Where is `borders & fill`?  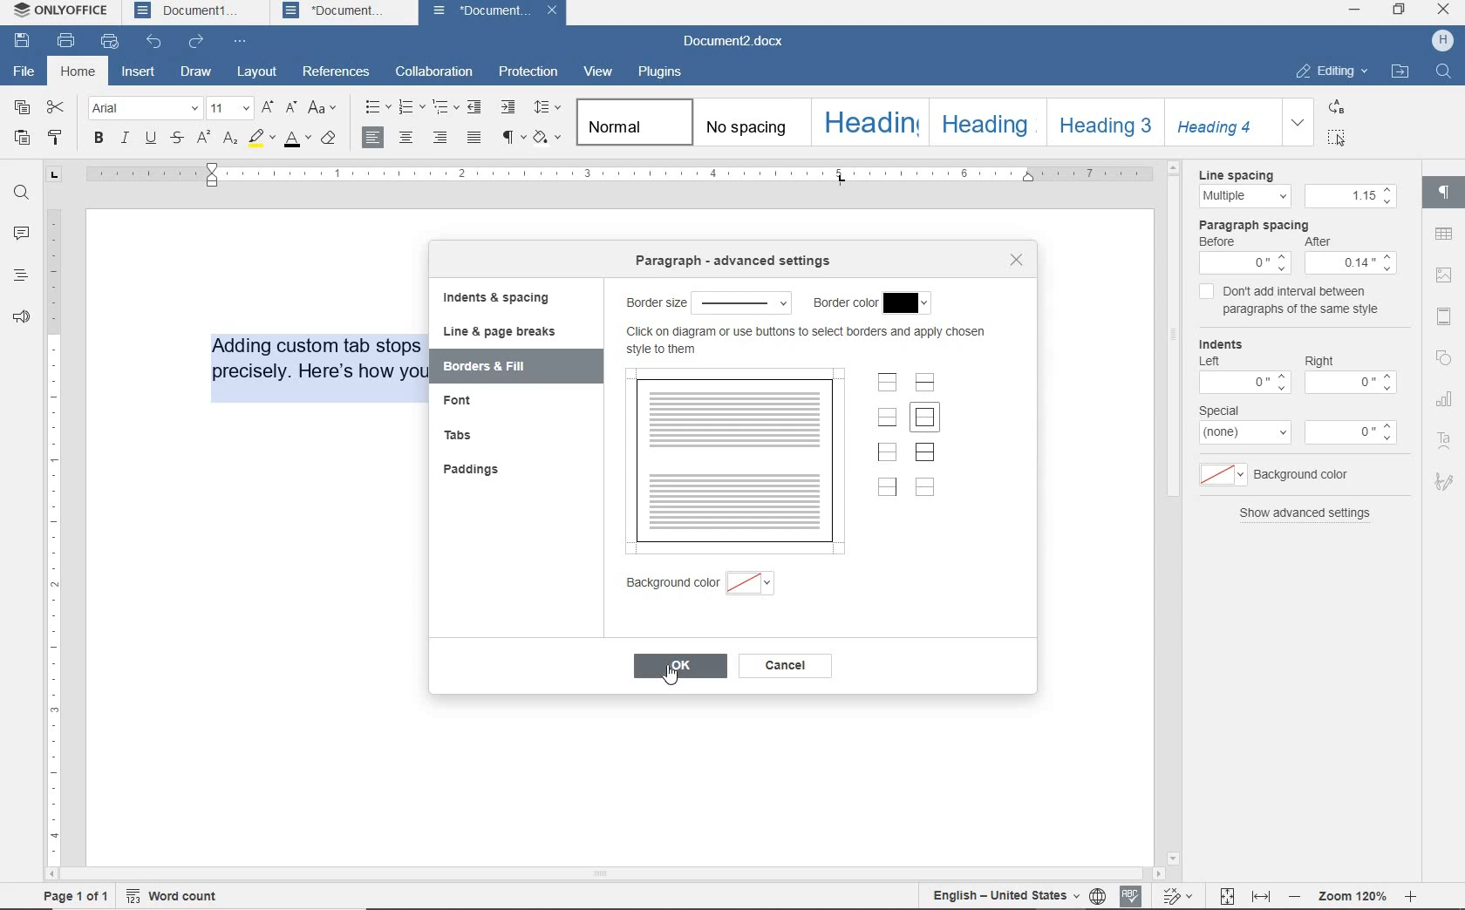 borders & fill is located at coordinates (495, 364).